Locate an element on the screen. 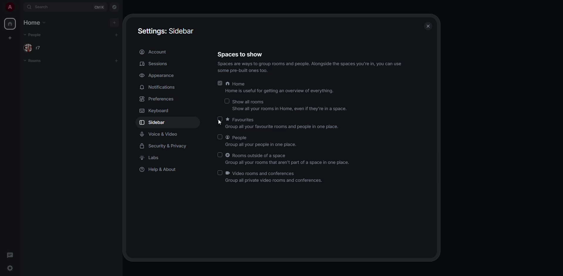 This screenshot has width=563, height=276. notifications is located at coordinates (157, 87).